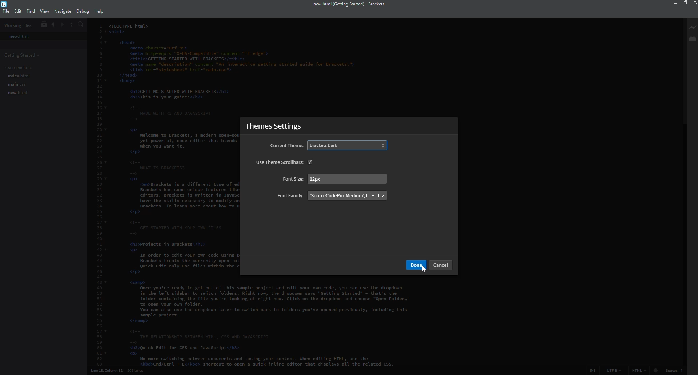 The height and width of the screenshot is (375, 698). Describe the element at coordinates (348, 5) in the screenshot. I see `brackets` at that location.